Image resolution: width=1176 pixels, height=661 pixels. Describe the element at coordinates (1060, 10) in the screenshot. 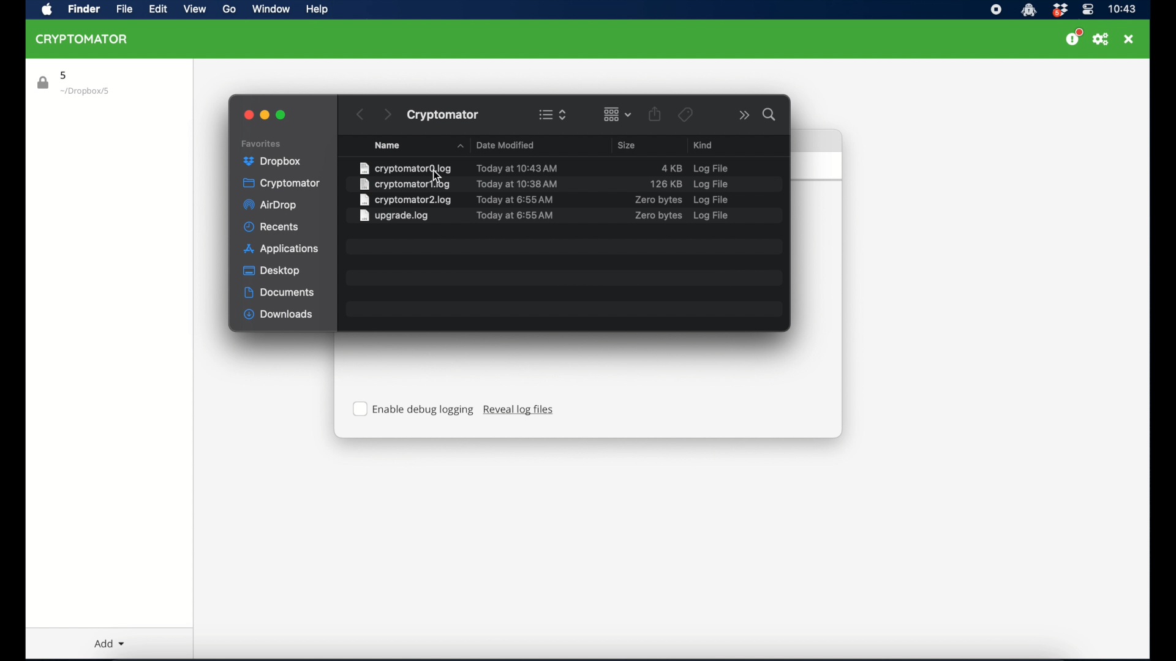

I see `dropbox icon` at that location.